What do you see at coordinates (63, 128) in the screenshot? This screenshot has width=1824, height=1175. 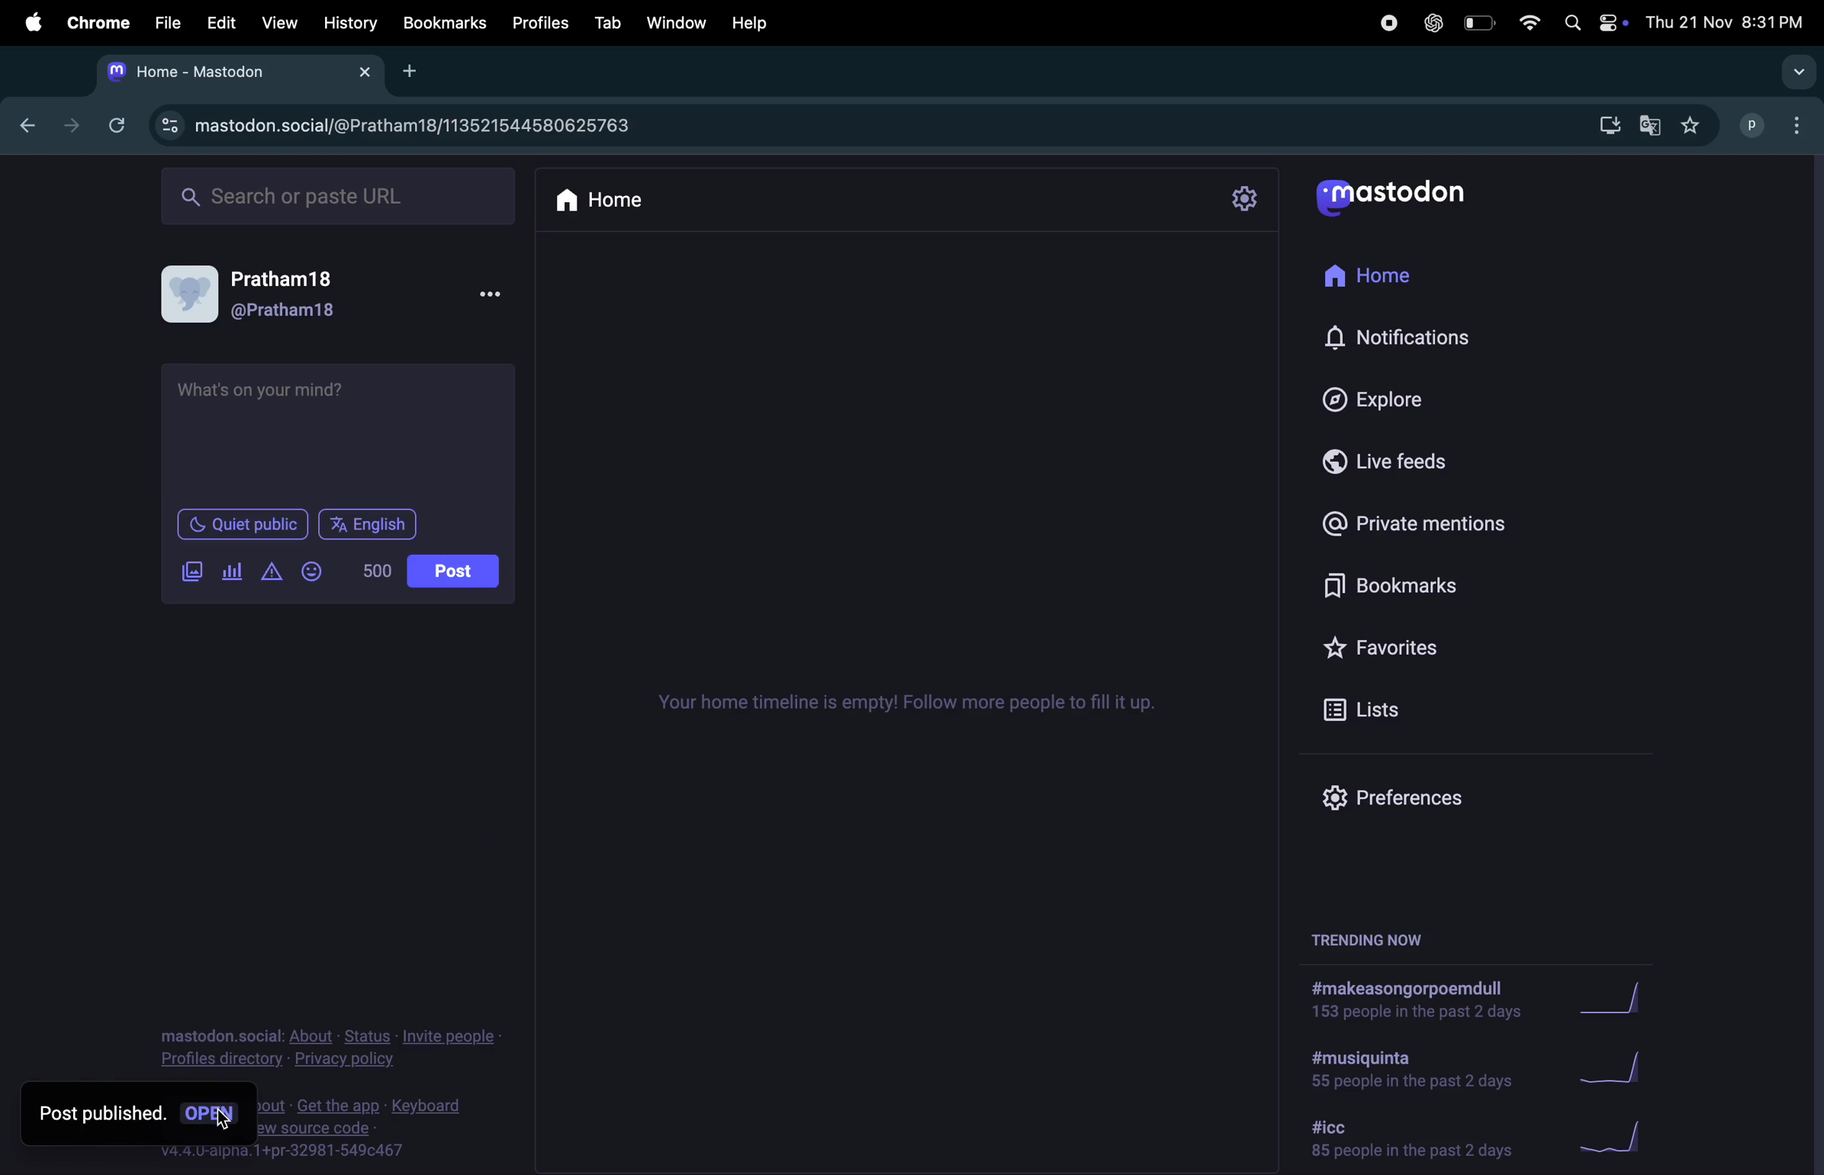 I see `forward` at bounding box center [63, 128].